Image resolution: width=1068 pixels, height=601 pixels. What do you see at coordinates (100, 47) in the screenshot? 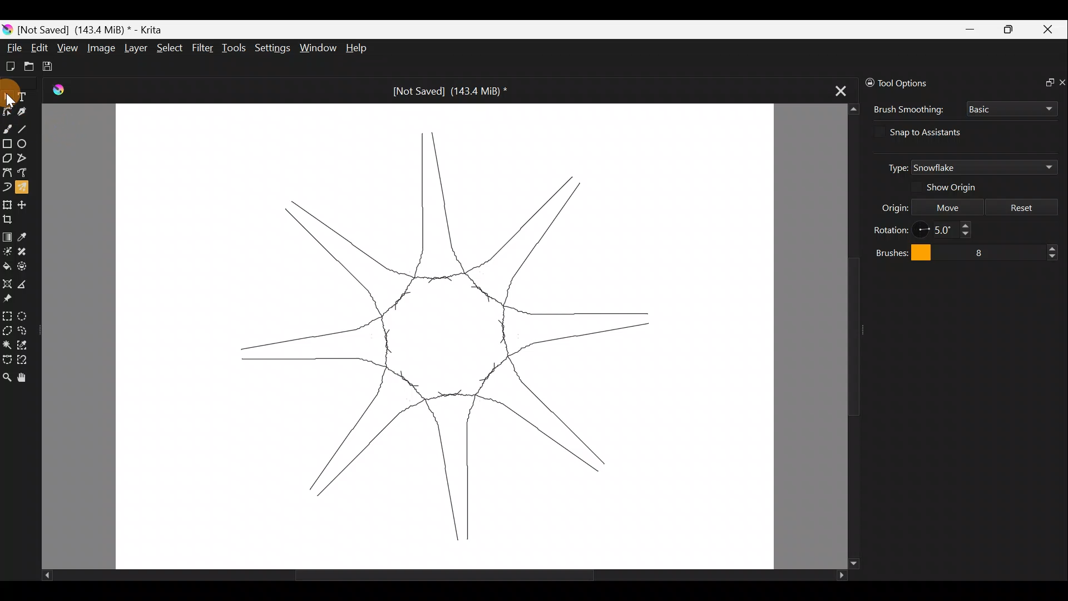
I see `Image` at bounding box center [100, 47].